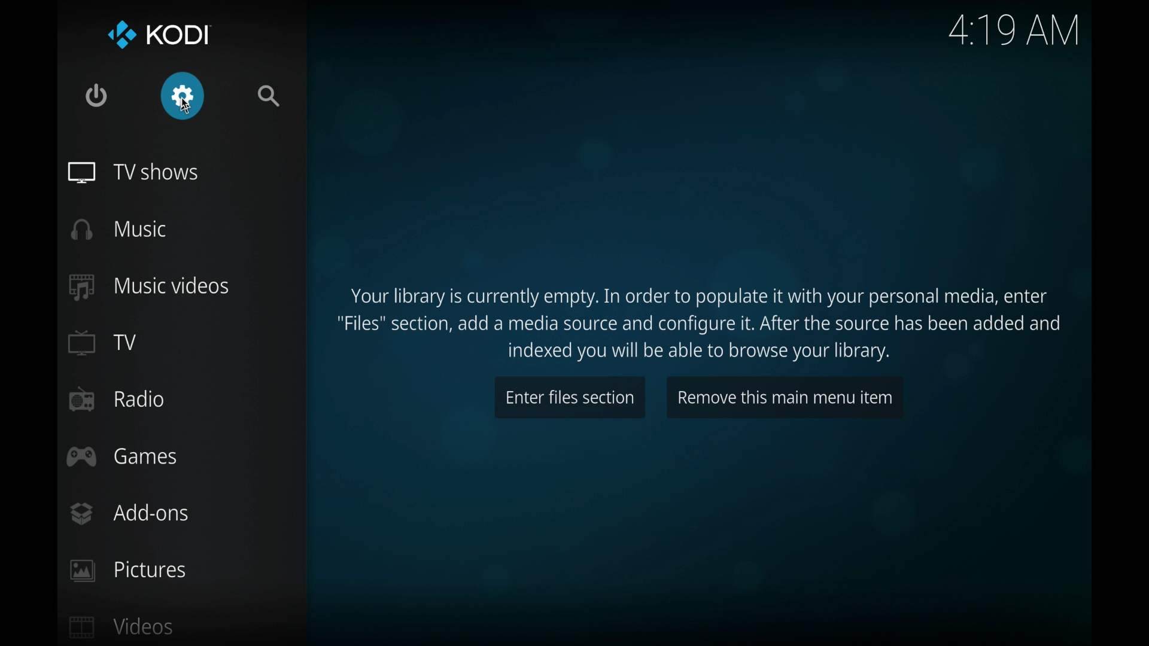  Describe the element at coordinates (97, 96) in the screenshot. I see `quit kodi` at that location.